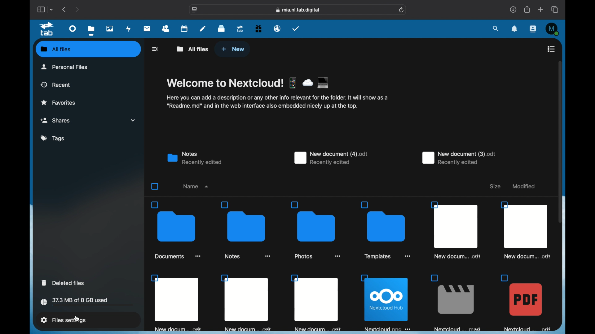  I want to click on share, so click(527, 9).